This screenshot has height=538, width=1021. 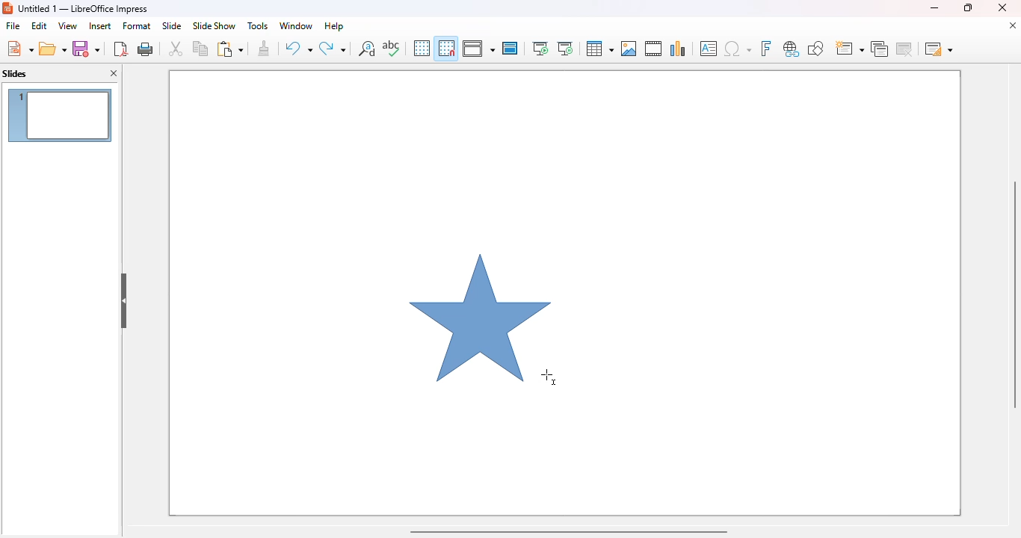 I want to click on spelling, so click(x=391, y=48).